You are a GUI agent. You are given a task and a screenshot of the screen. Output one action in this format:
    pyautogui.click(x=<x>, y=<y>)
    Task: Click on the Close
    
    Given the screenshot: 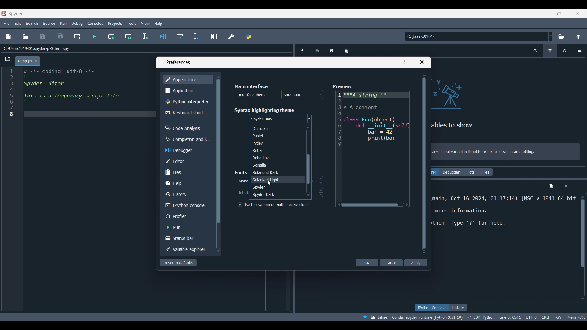 What is the action you would take?
    pyautogui.click(x=422, y=62)
    